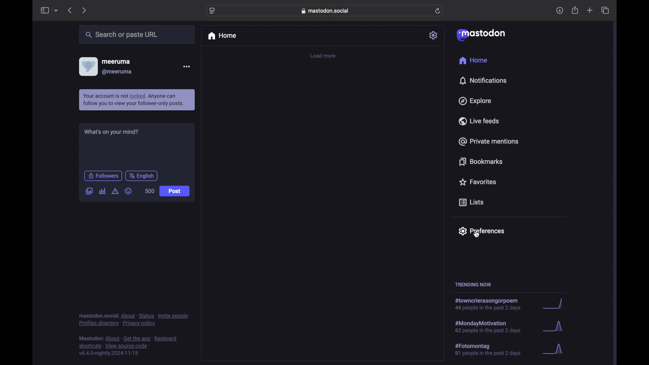  Describe the element at coordinates (186, 66) in the screenshot. I see `more options` at that location.